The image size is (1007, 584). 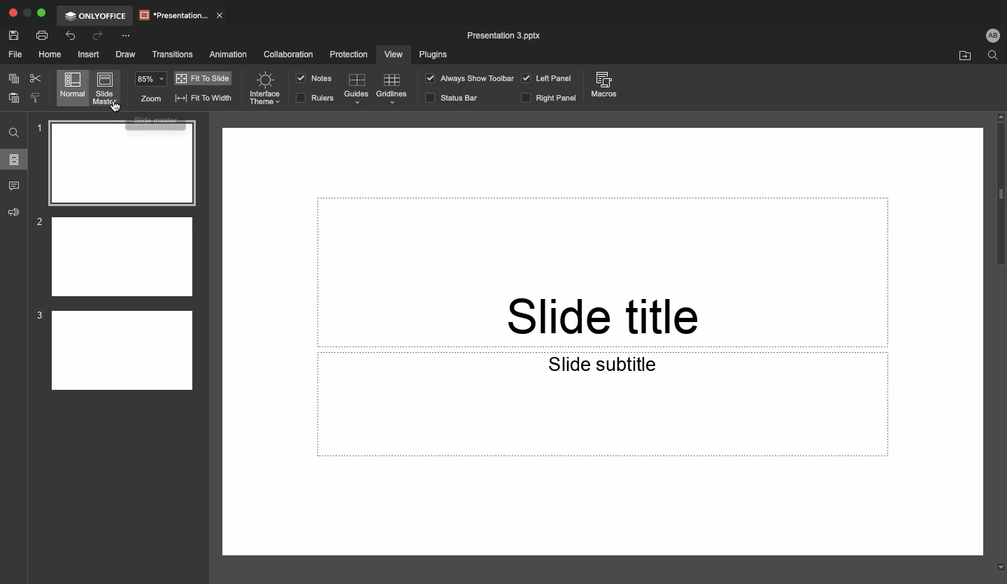 What do you see at coordinates (88, 53) in the screenshot?
I see `Insert` at bounding box center [88, 53].